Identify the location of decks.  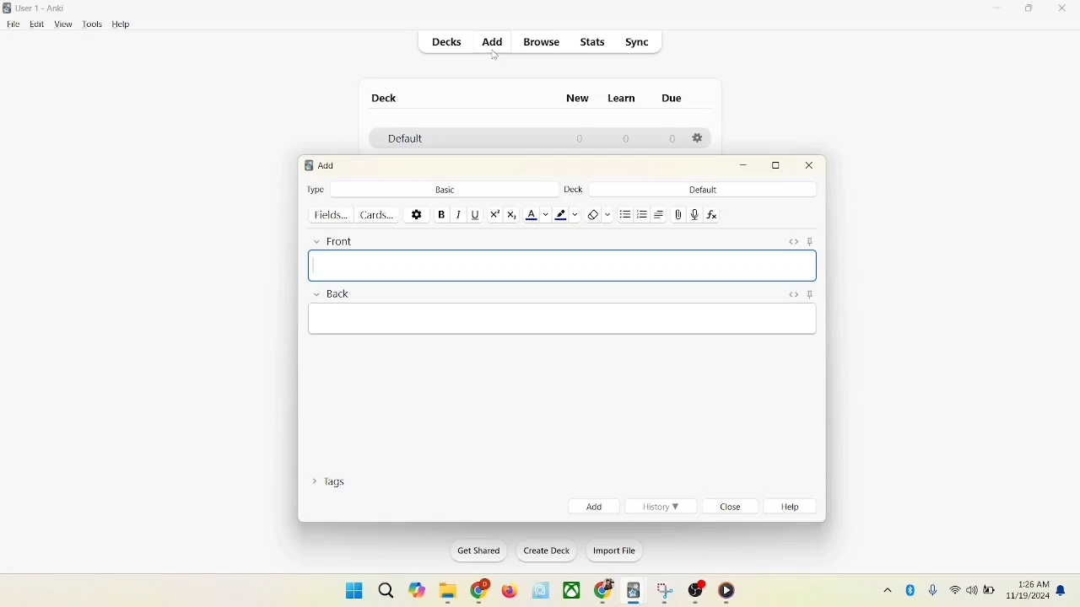
(448, 42).